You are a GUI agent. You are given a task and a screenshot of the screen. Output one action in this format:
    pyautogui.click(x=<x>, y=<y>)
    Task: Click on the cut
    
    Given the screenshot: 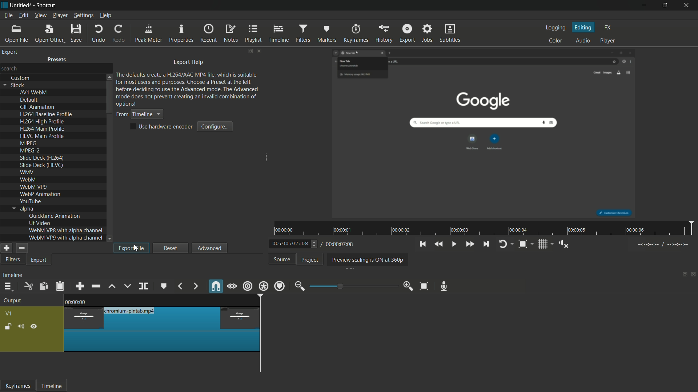 What is the action you would take?
    pyautogui.click(x=28, y=287)
    